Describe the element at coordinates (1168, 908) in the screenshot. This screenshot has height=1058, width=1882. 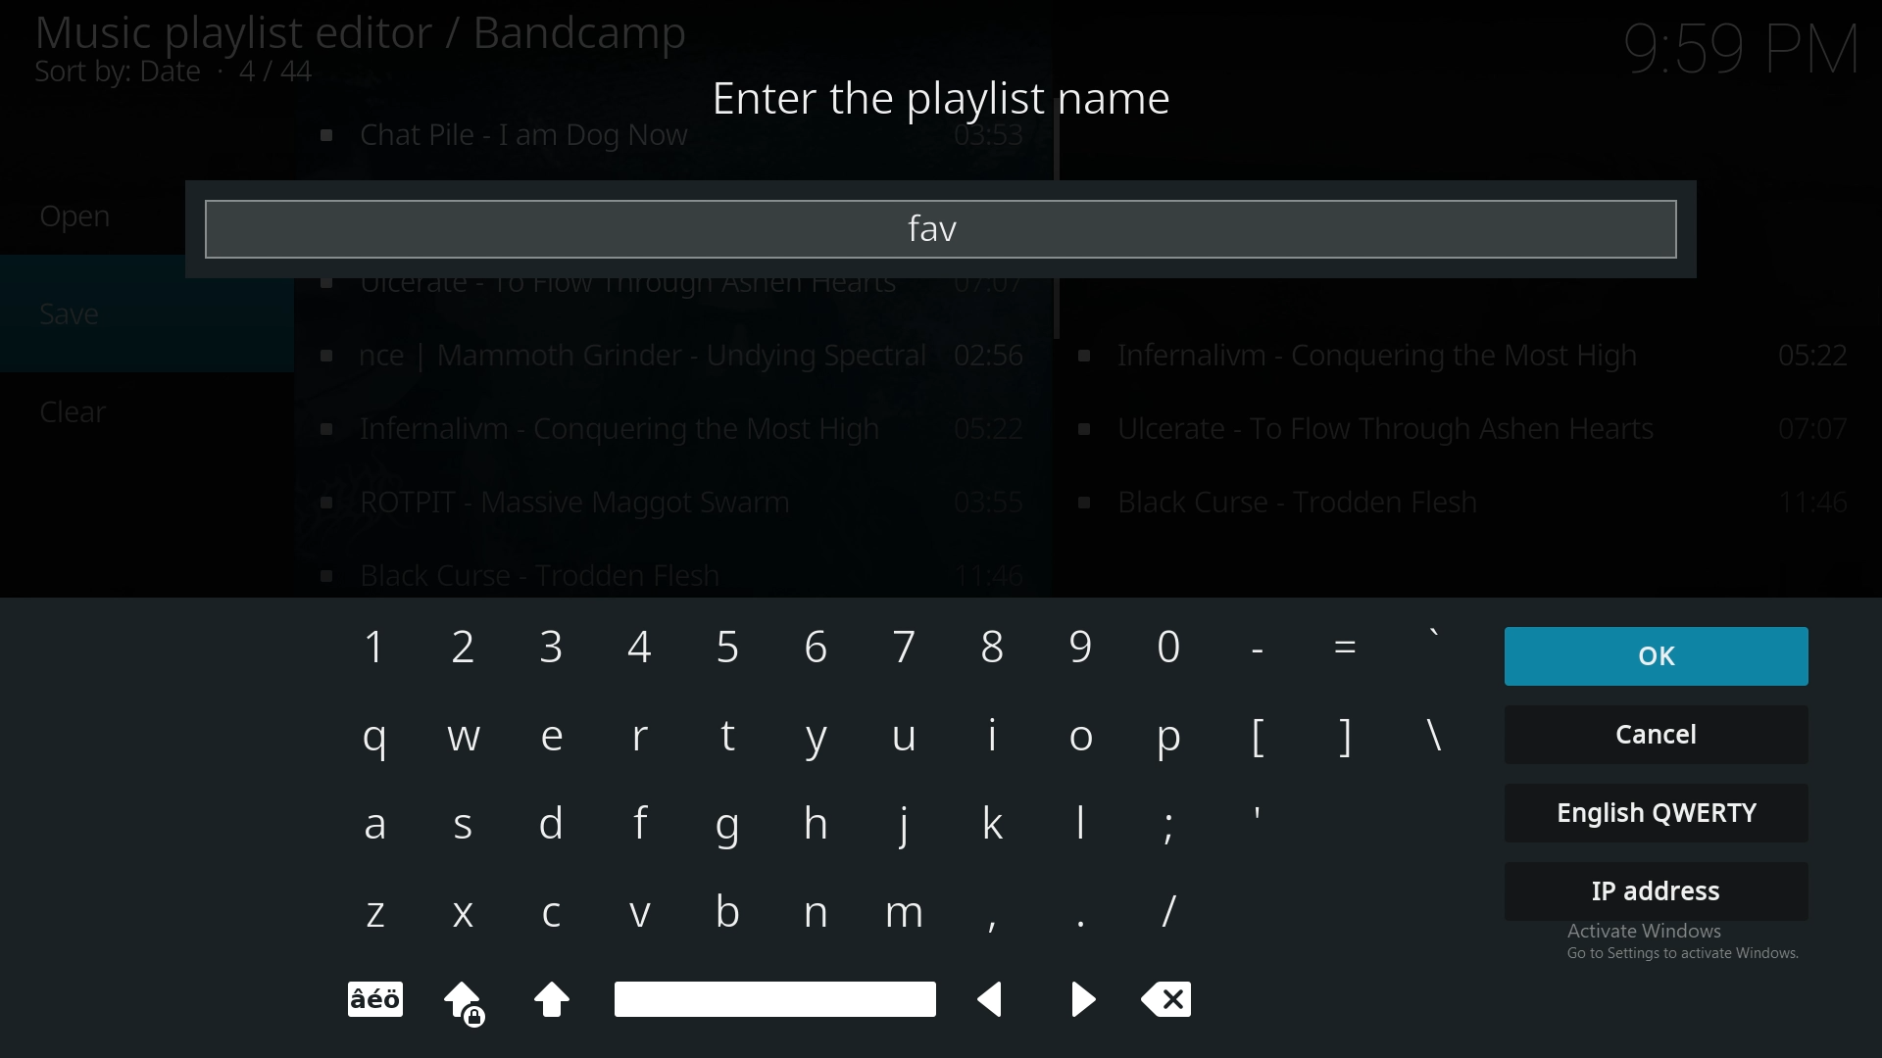
I see `keyboard input` at that location.